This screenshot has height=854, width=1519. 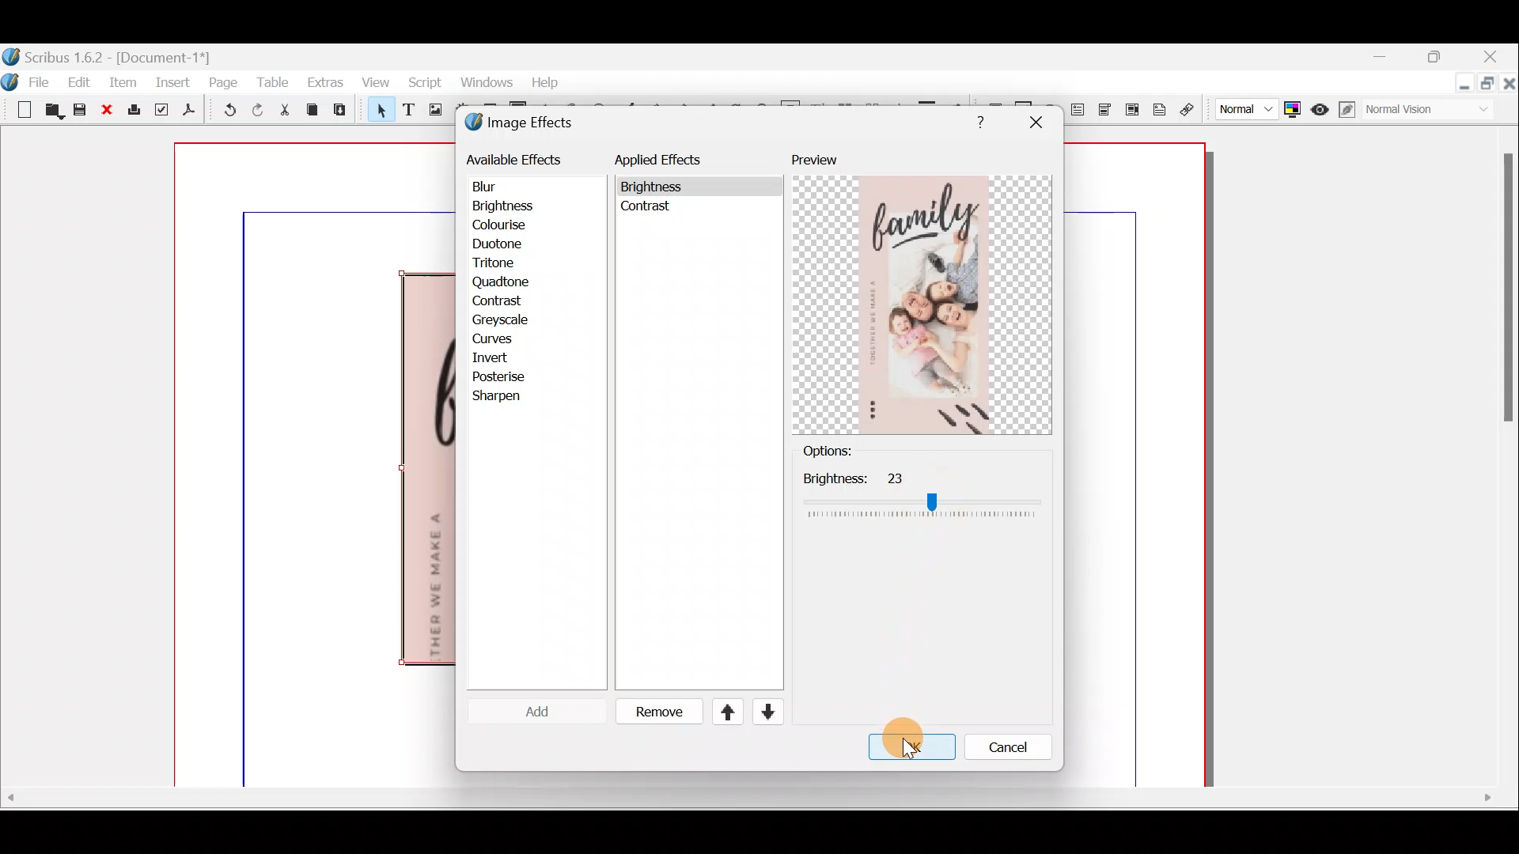 What do you see at coordinates (343, 111) in the screenshot?
I see `Paste` at bounding box center [343, 111].